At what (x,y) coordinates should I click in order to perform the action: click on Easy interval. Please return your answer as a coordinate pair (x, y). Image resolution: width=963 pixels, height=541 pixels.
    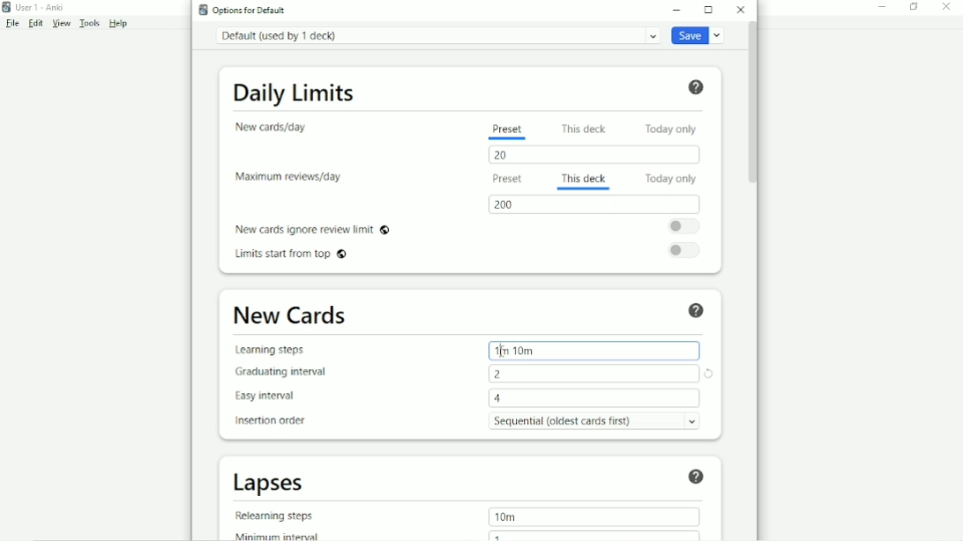
    Looking at the image, I should click on (271, 396).